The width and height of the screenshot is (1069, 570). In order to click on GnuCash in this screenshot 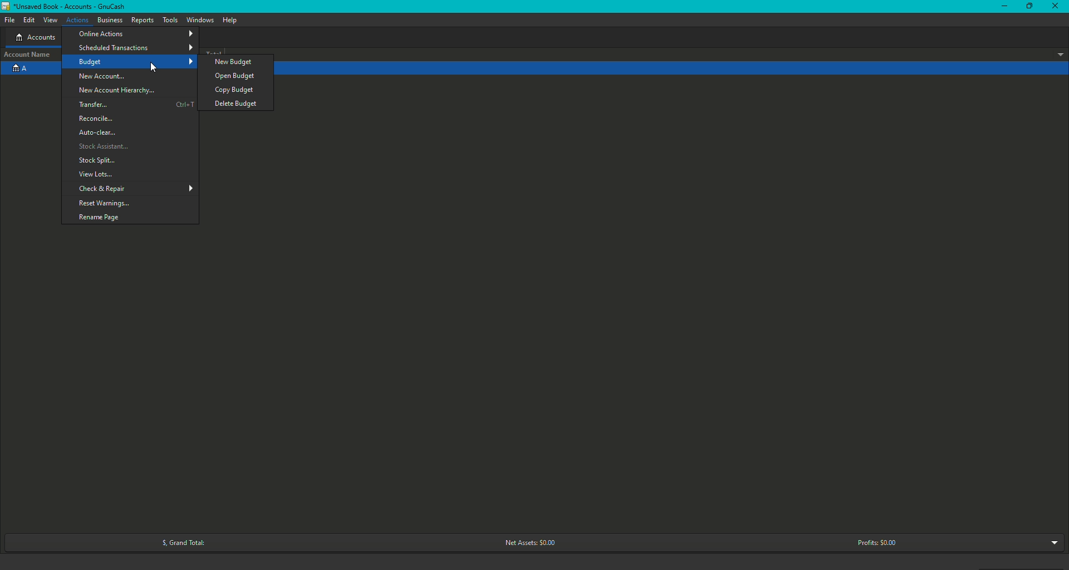, I will do `click(66, 6)`.